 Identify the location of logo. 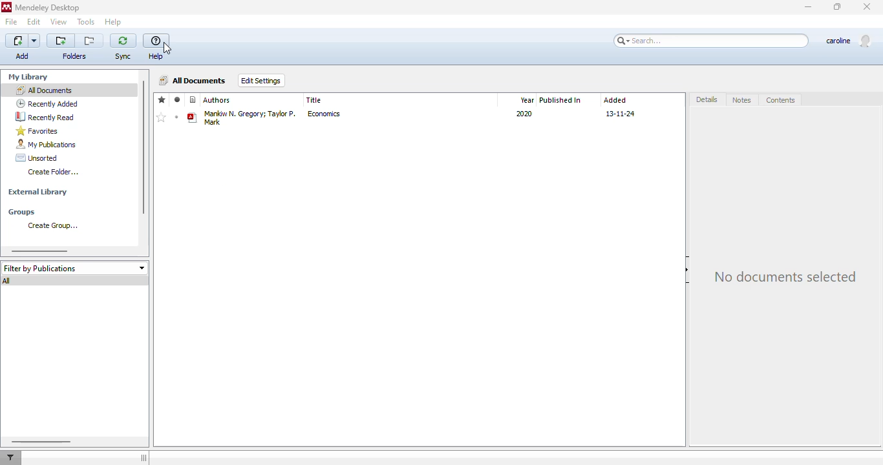
(6, 6).